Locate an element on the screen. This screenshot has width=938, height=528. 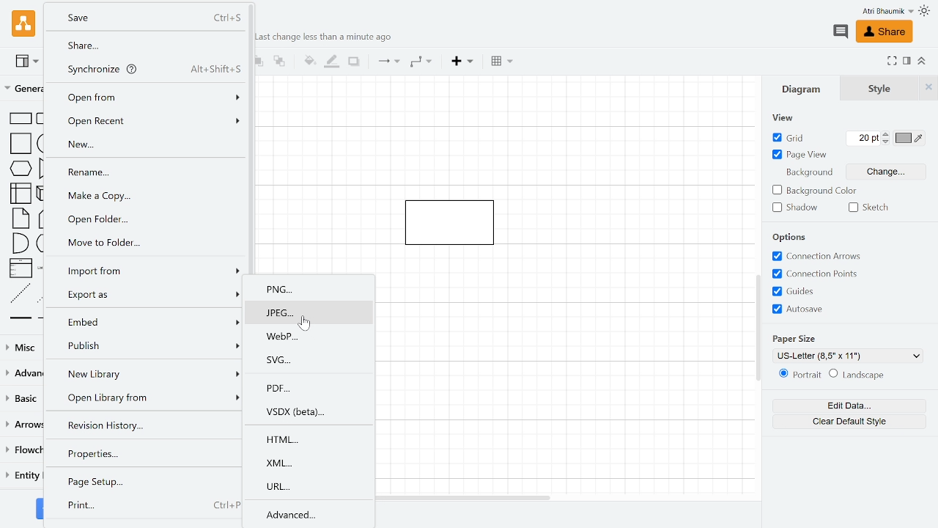
Current paper size is located at coordinates (850, 356).